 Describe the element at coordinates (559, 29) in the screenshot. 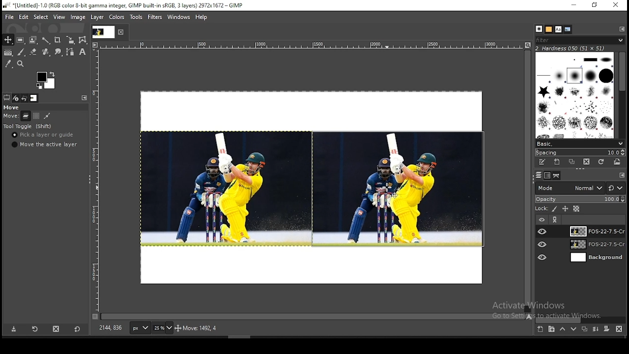

I see `fonts` at that location.